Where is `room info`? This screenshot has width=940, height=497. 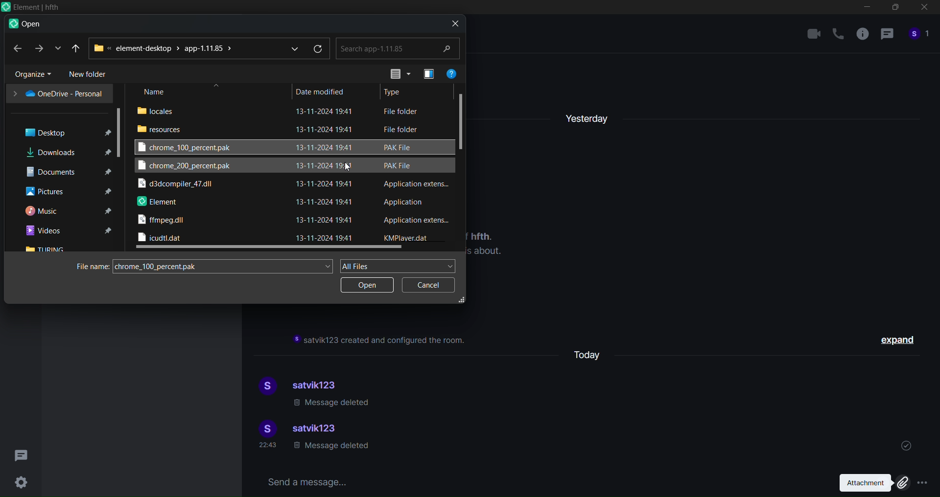 room info is located at coordinates (861, 36).